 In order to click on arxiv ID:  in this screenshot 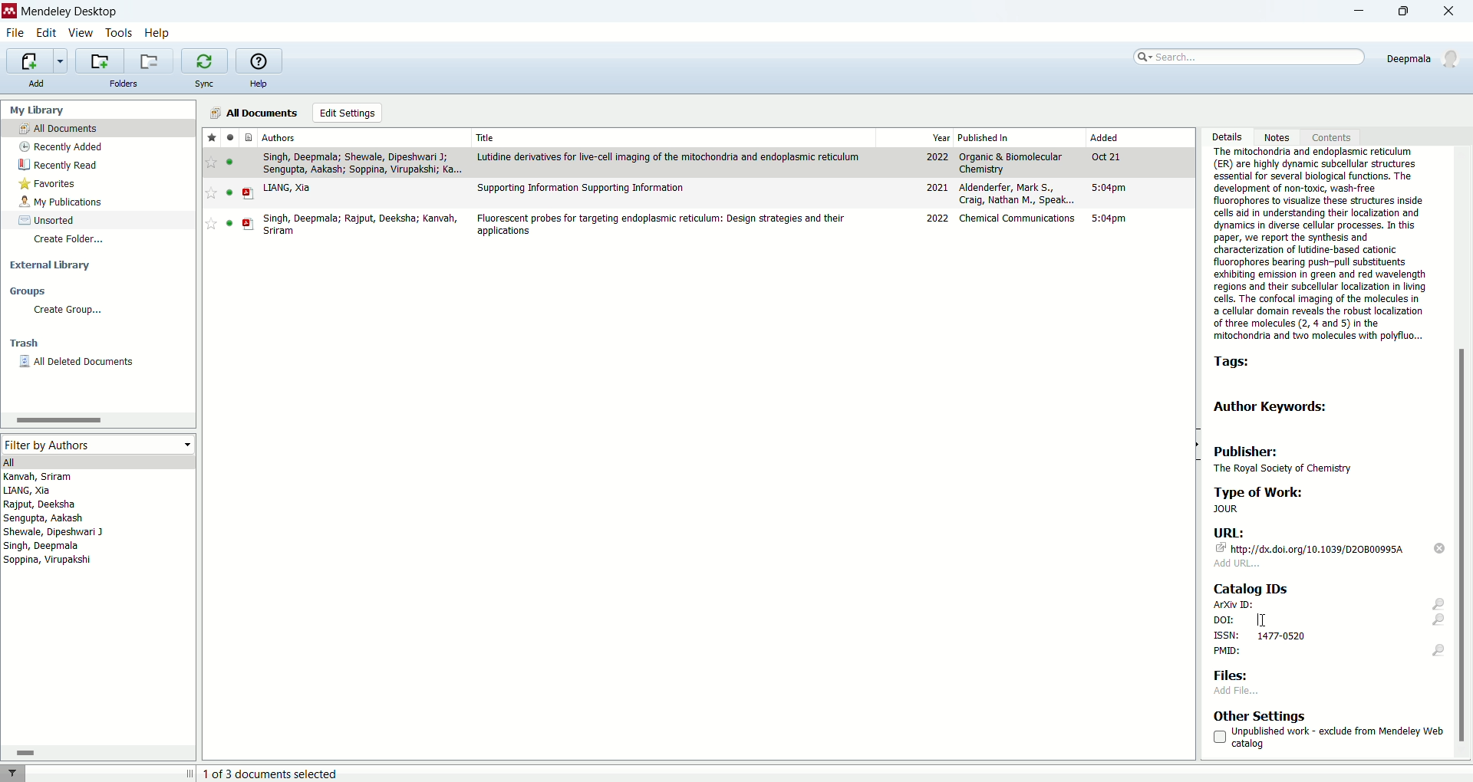, I will do `click(1329, 604)`.